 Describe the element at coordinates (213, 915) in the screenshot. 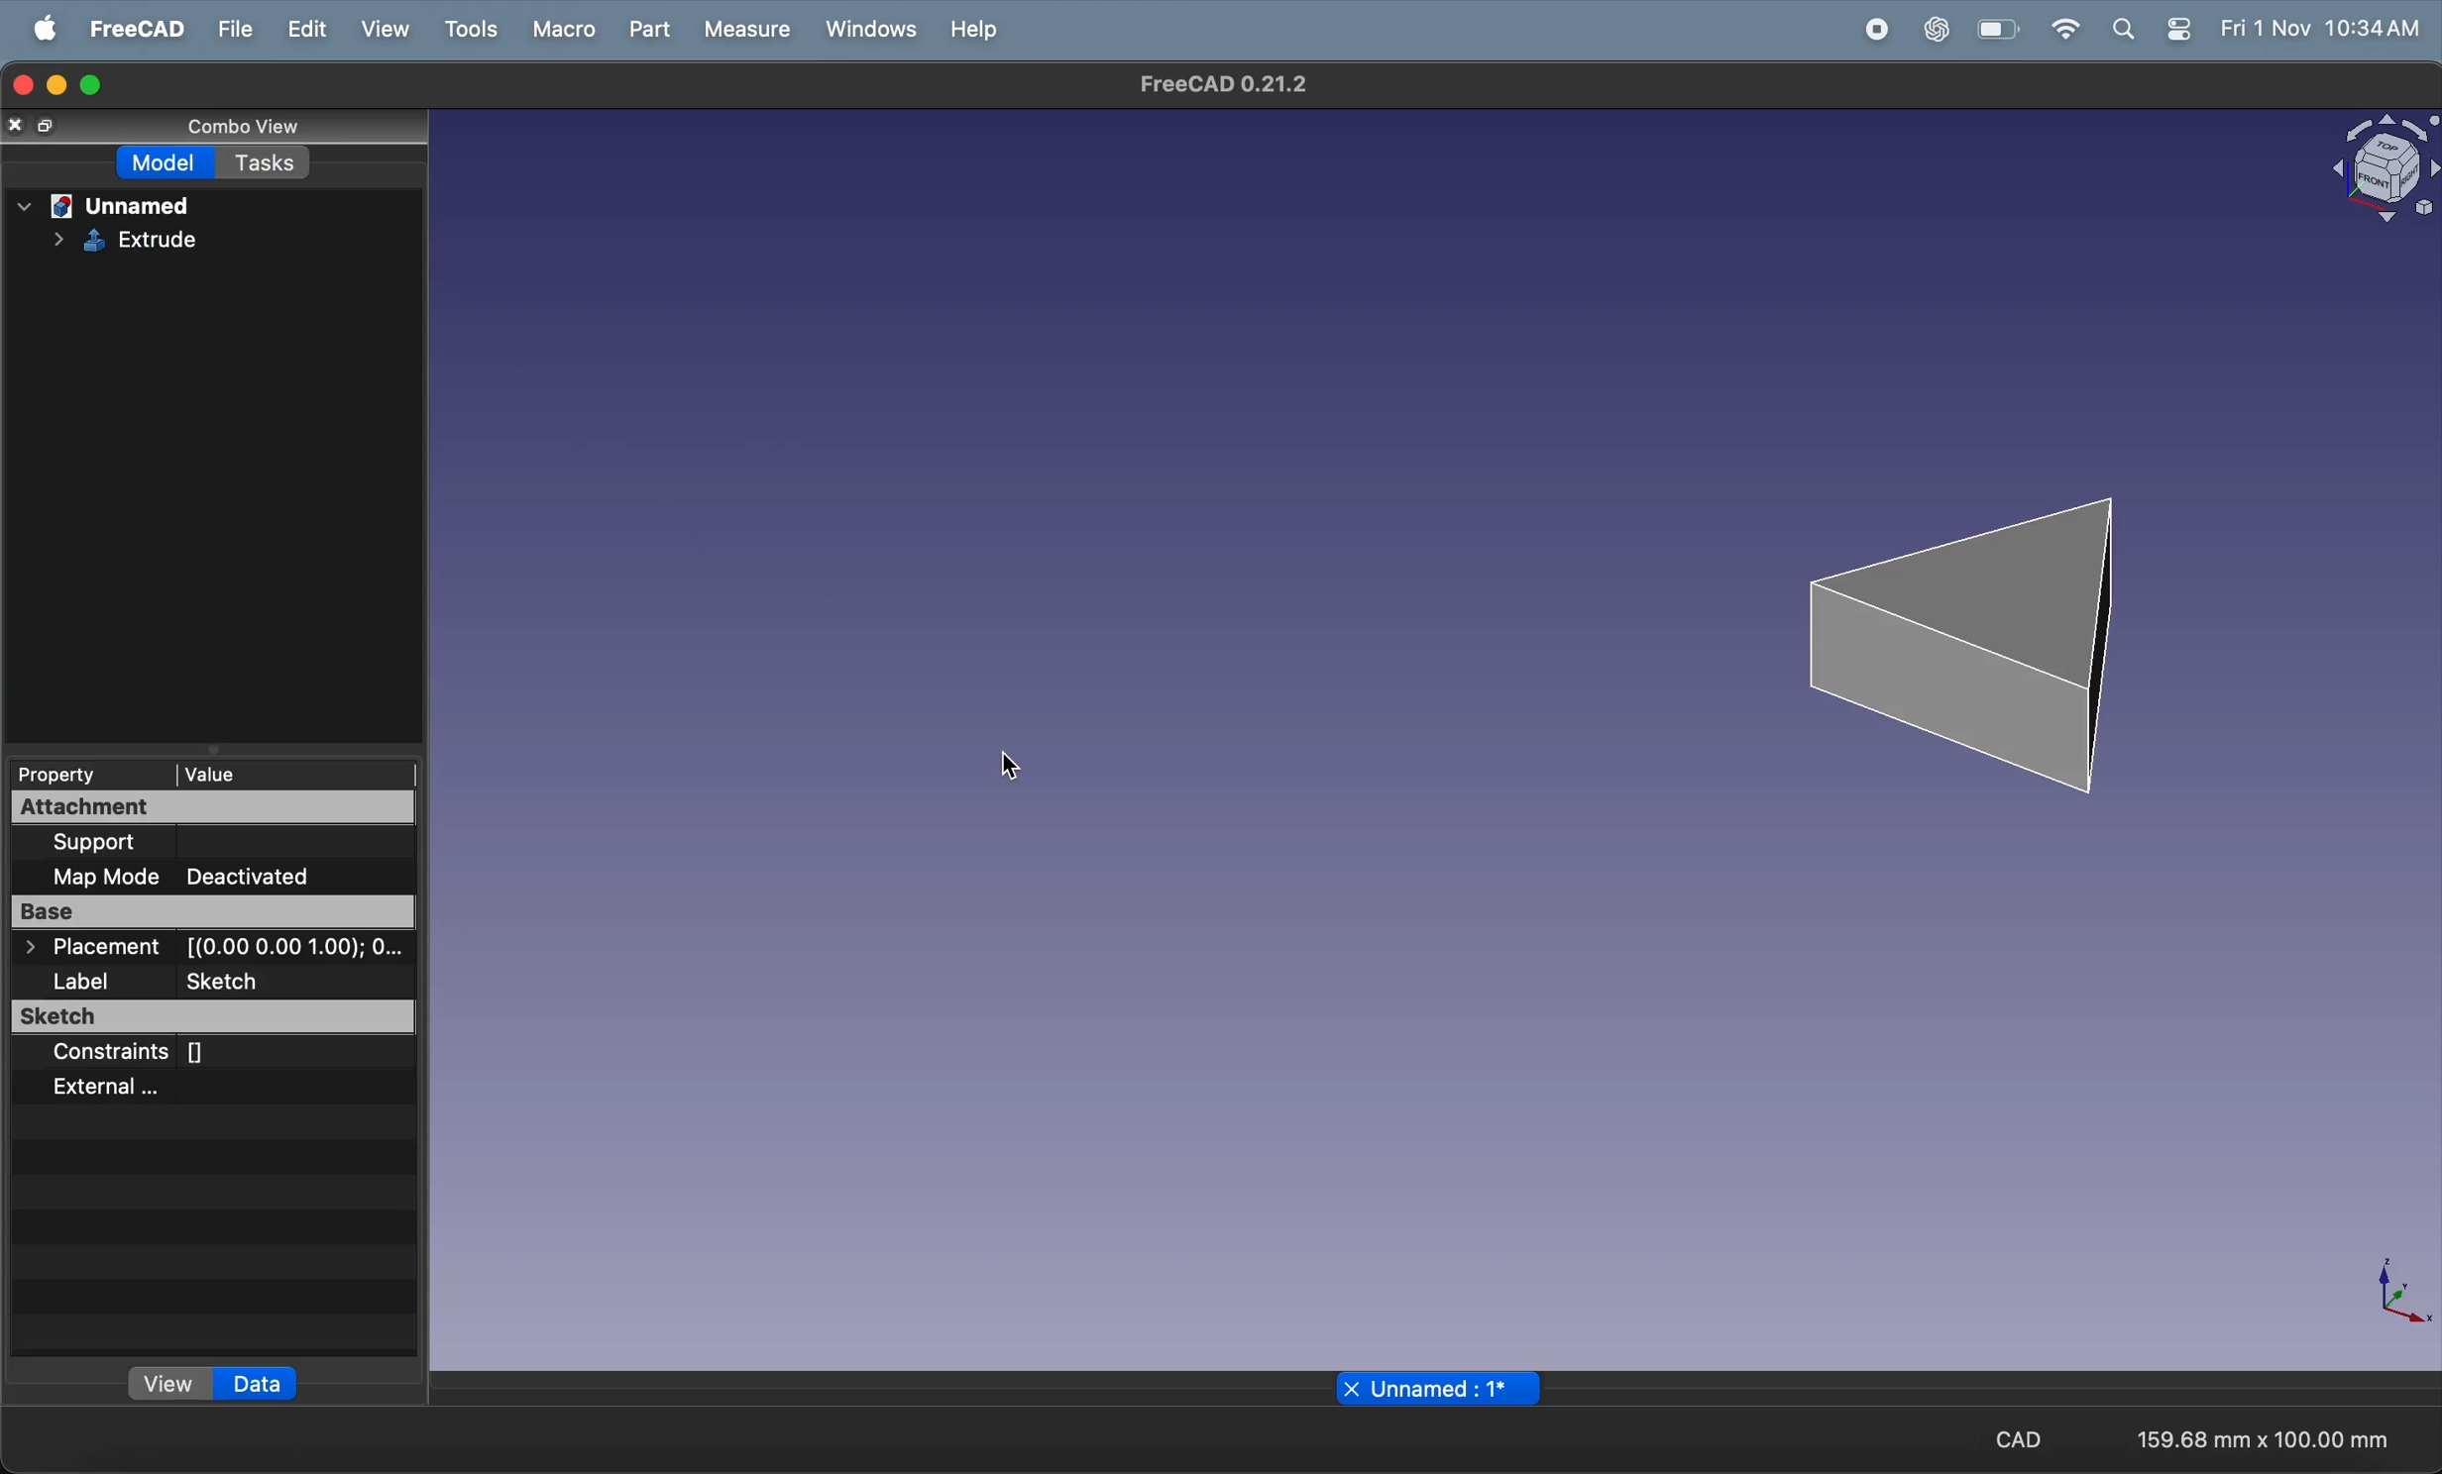

I see `base` at that location.